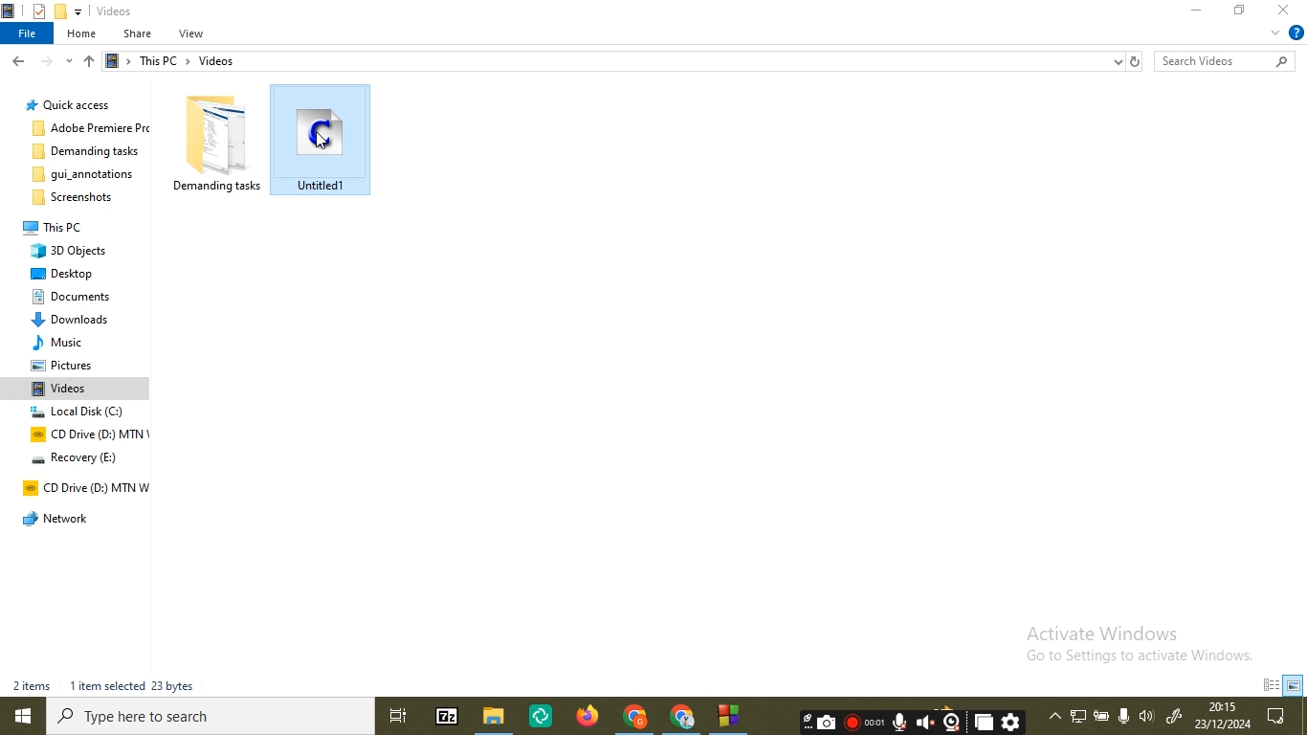 This screenshot has width=1307, height=735. What do you see at coordinates (78, 490) in the screenshot?
I see `folder` at bounding box center [78, 490].